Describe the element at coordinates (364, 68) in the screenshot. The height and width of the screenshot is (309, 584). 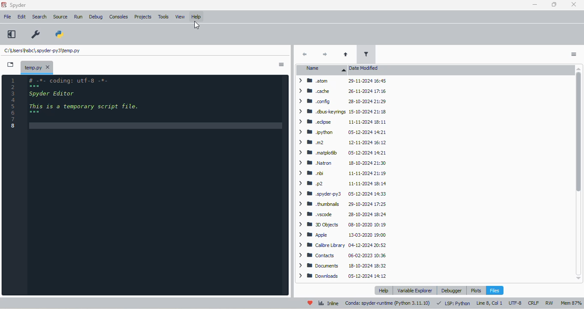
I see `date modified` at that location.